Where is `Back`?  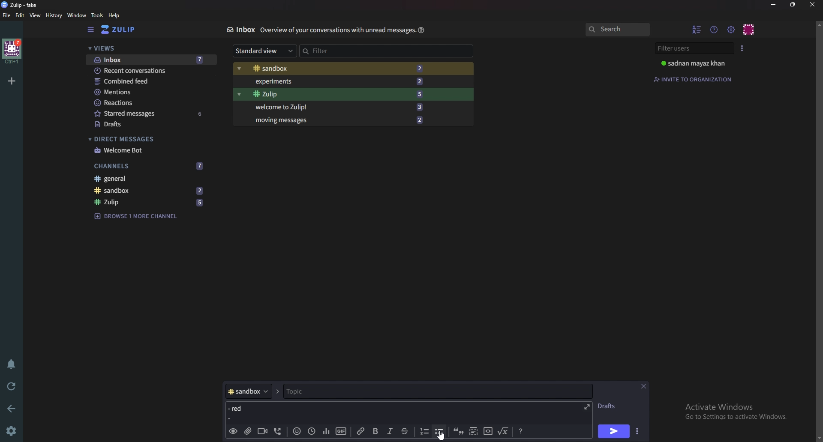
Back is located at coordinates (13, 408).